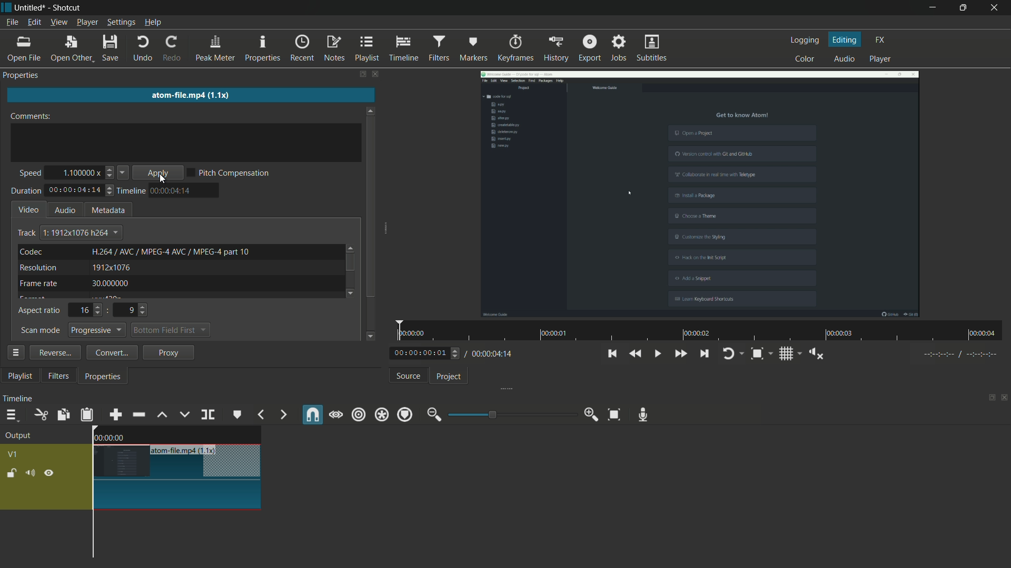 This screenshot has width=1011, height=568. What do you see at coordinates (284, 414) in the screenshot?
I see `next marker` at bounding box center [284, 414].